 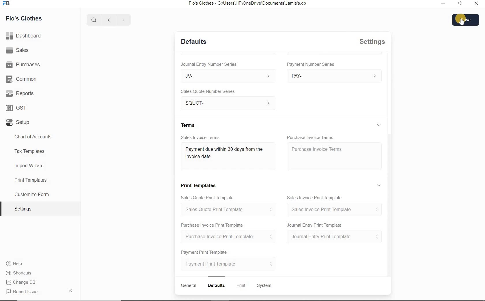 I want to click on Defaults, so click(x=216, y=285).